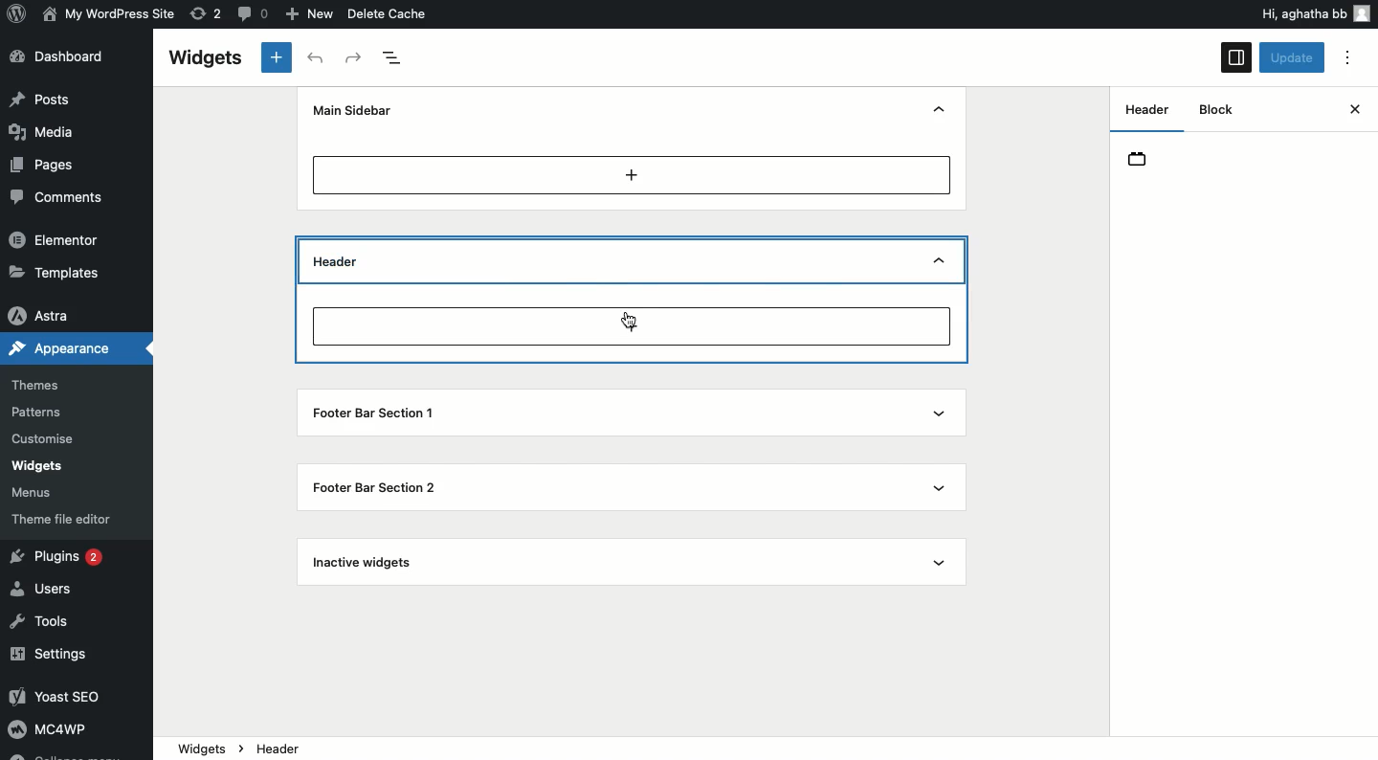 The height and width of the screenshot is (760, 1378). Describe the element at coordinates (64, 56) in the screenshot. I see `Dashboard` at that location.